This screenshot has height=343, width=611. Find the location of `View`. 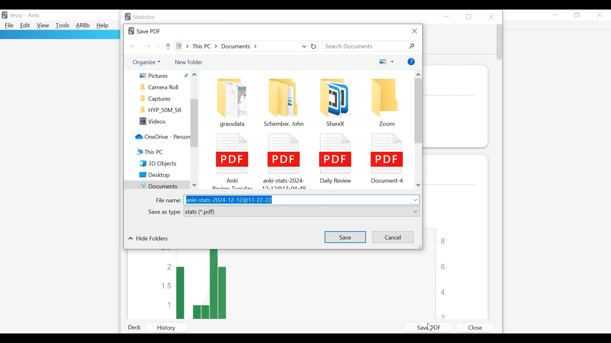

View is located at coordinates (43, 26).